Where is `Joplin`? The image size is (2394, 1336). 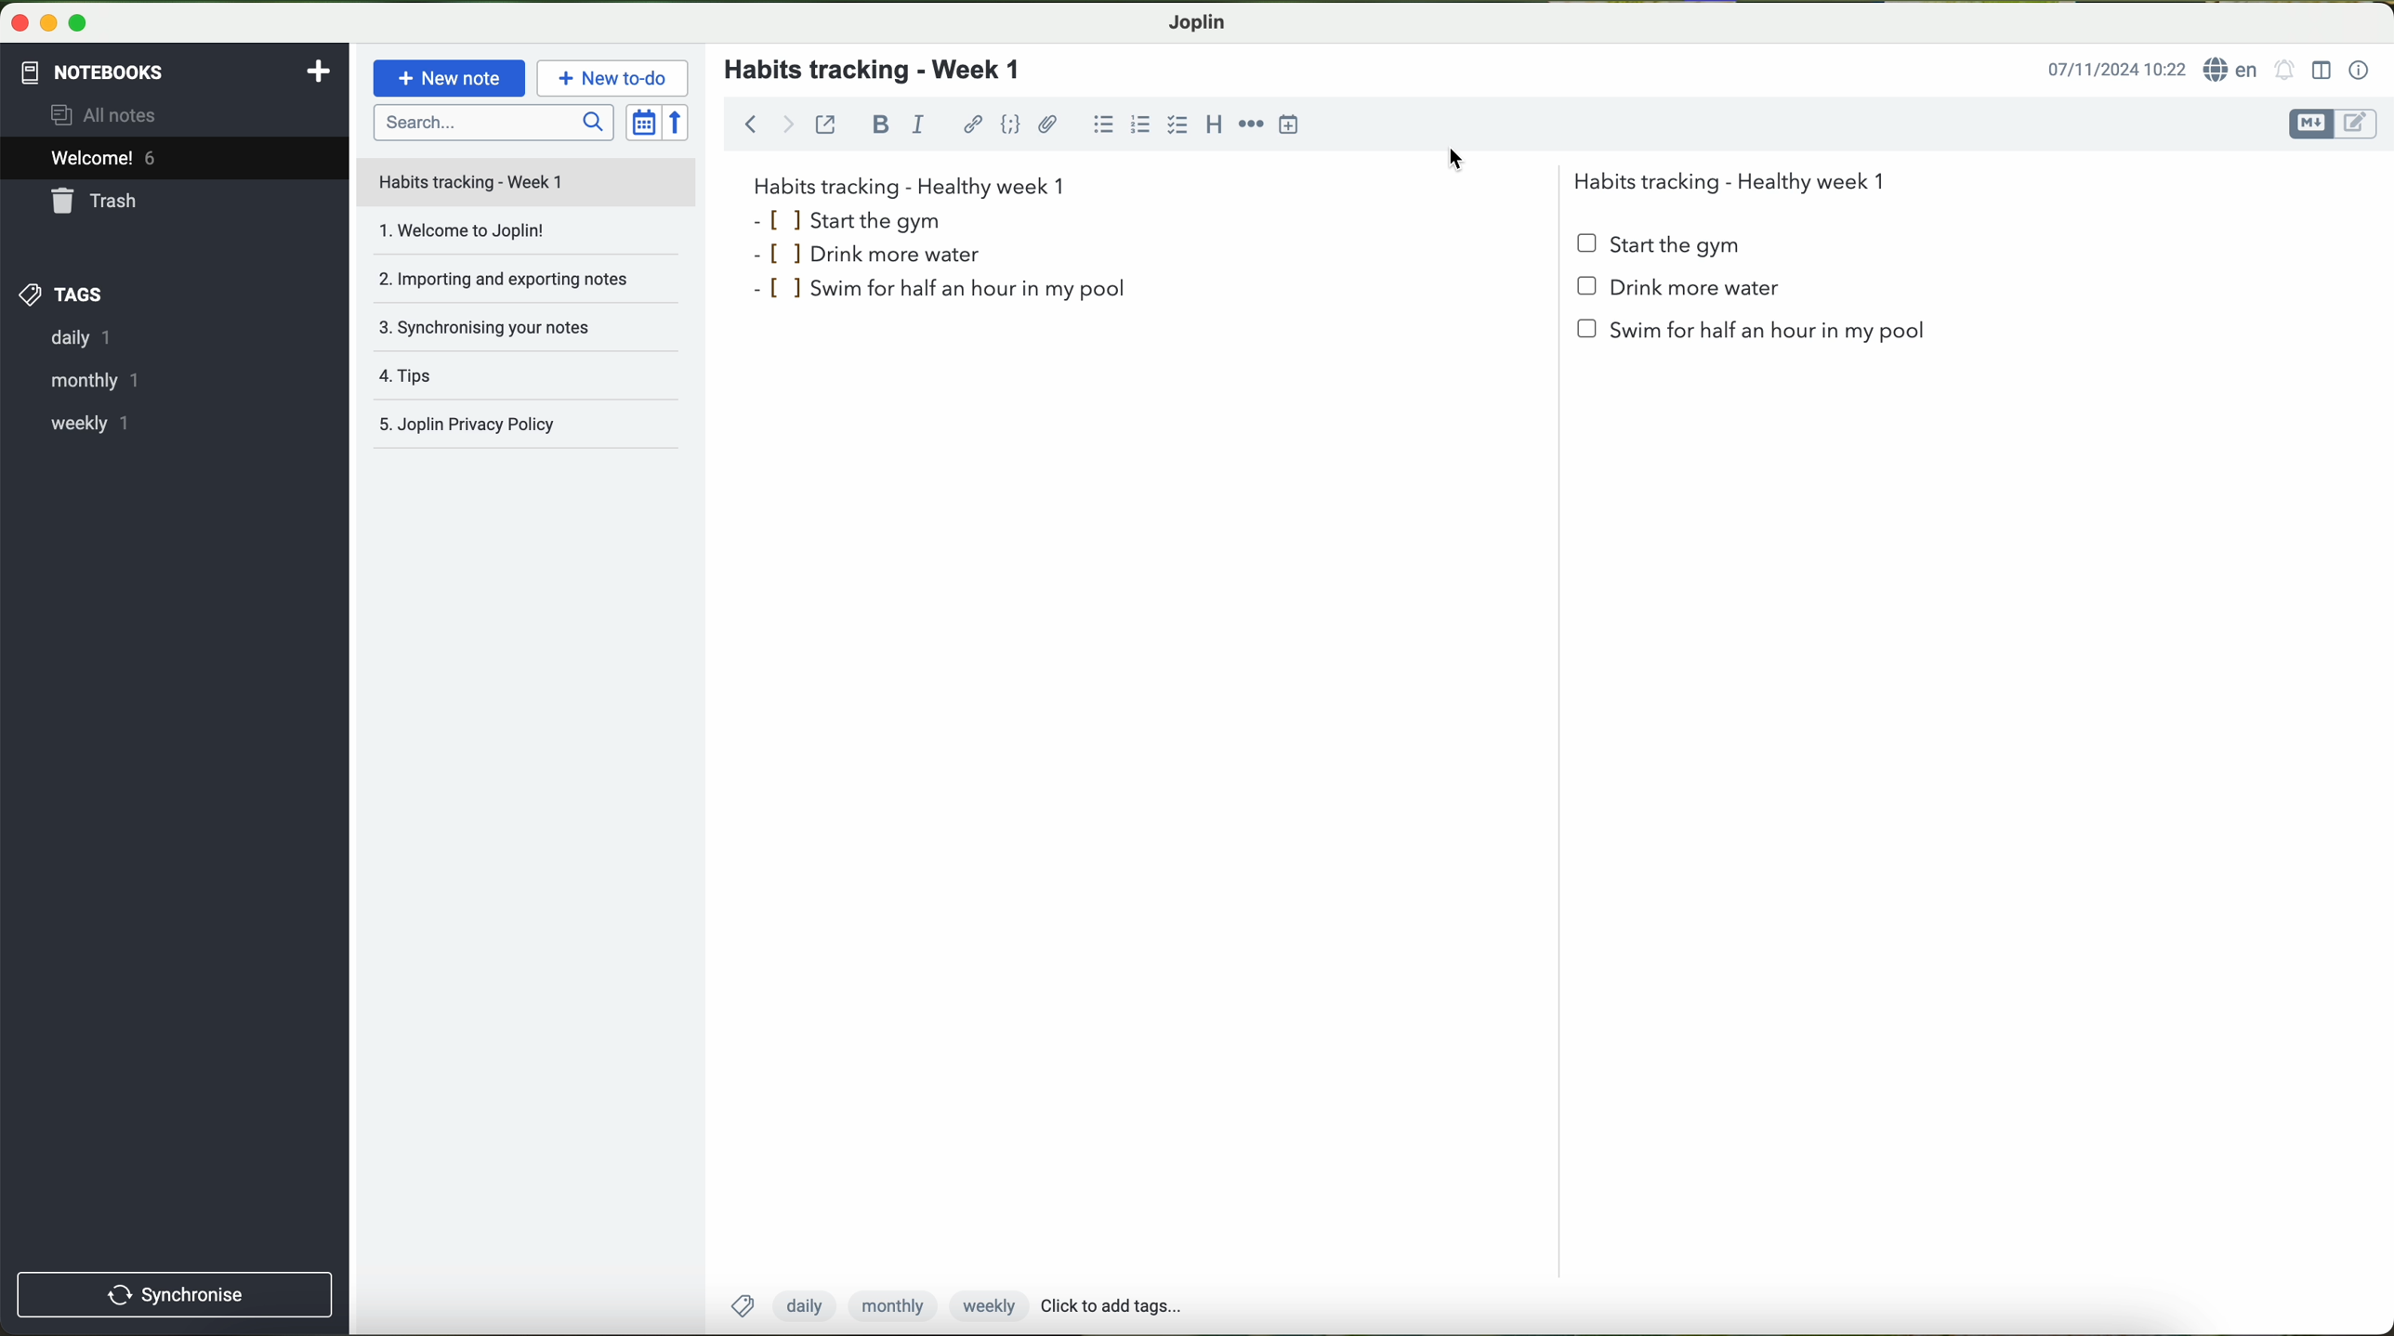
Joplin is located at coordinates (1195, 23).